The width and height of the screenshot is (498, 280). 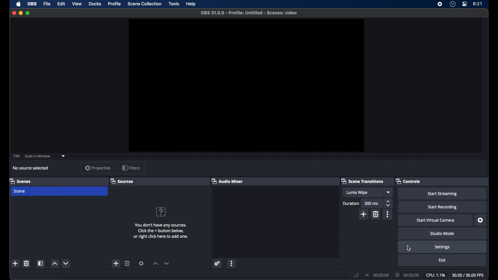 I want to click on cpu, so click(x=436, y=275).